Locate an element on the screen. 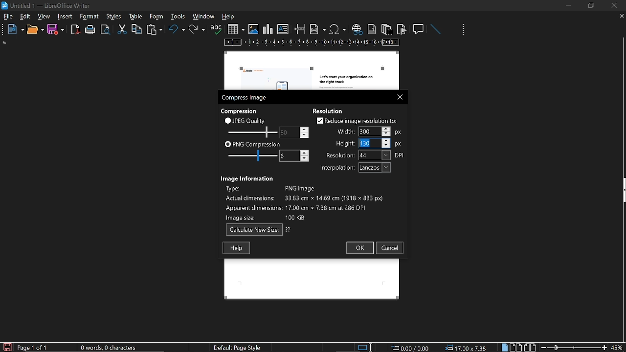 The width and height of the screenshot is (626, 352). jpeg quality is located at coordinates (246, 120).